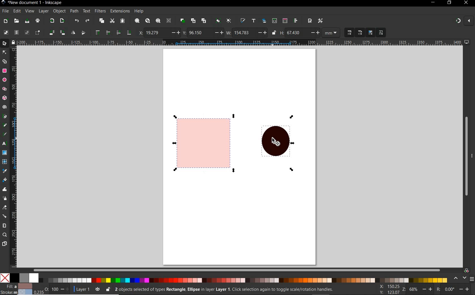 The image size is (475, 295). Describe the element at coordinates (98, 32) in the screenshot. I see `raise to top` at that location.